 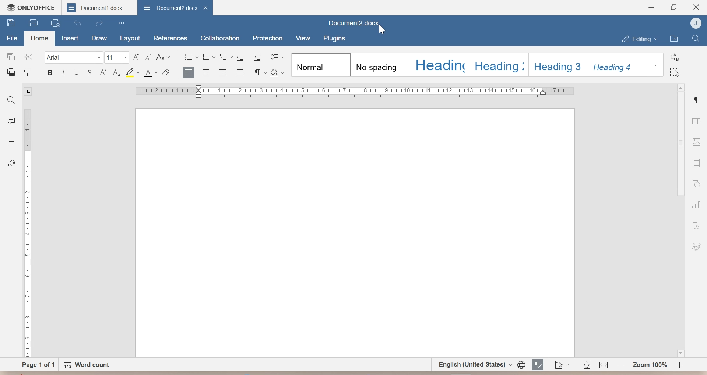 What do you see at coordinates (334, 38) in the screenshot?
I see `Plugins` at bounding box center [334, 38].